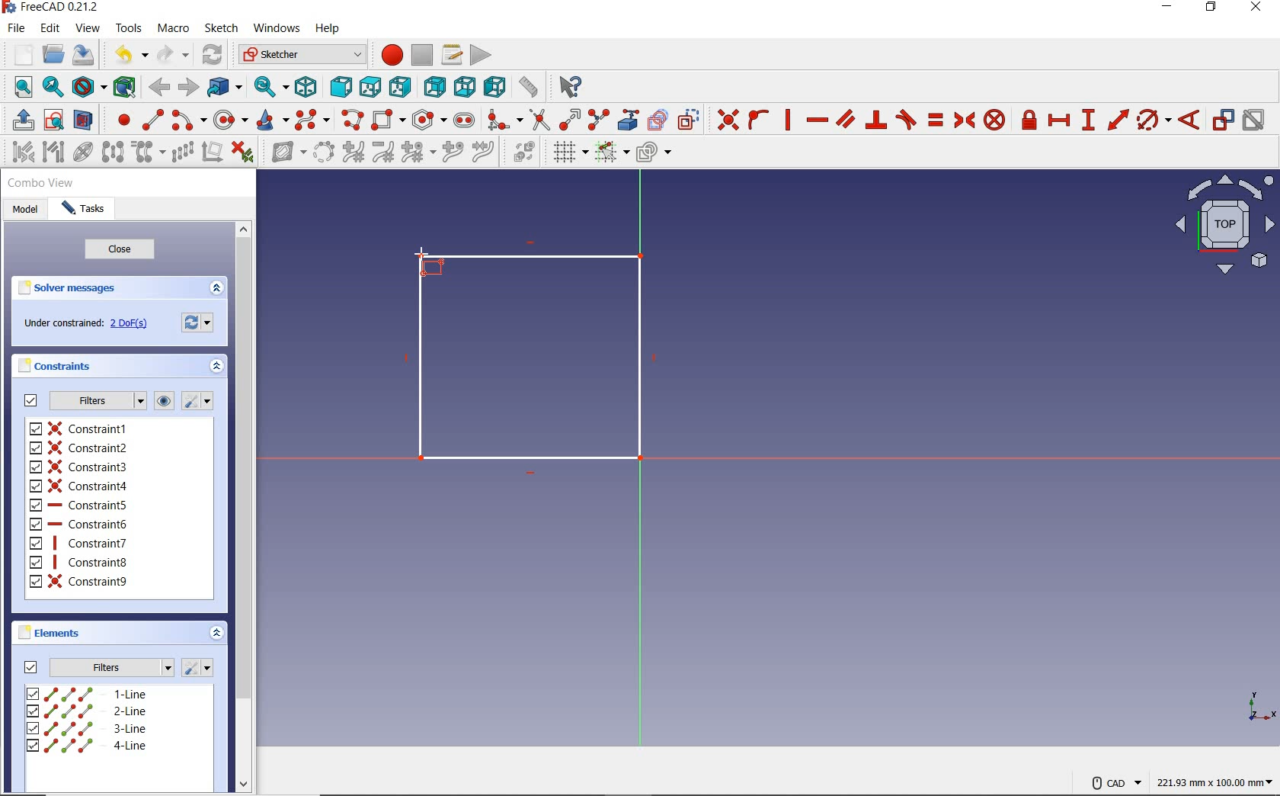 The height and width of the screenshot is (796, 1280). Describe the element at coordinates (302, 55) in the screenshot. I see `switch between workbenches` at that location.